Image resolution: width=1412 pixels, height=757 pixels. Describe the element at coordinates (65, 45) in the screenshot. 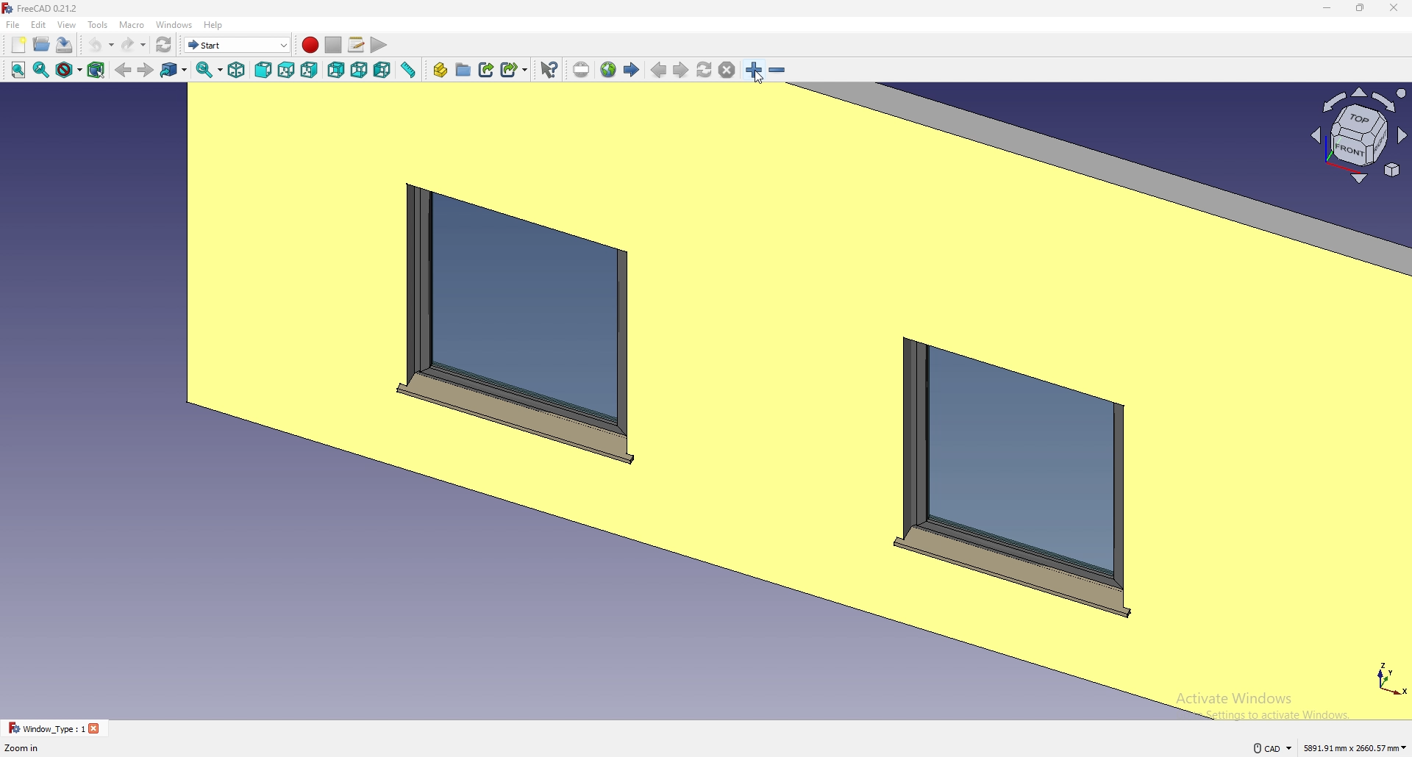

I see `save` at that location.